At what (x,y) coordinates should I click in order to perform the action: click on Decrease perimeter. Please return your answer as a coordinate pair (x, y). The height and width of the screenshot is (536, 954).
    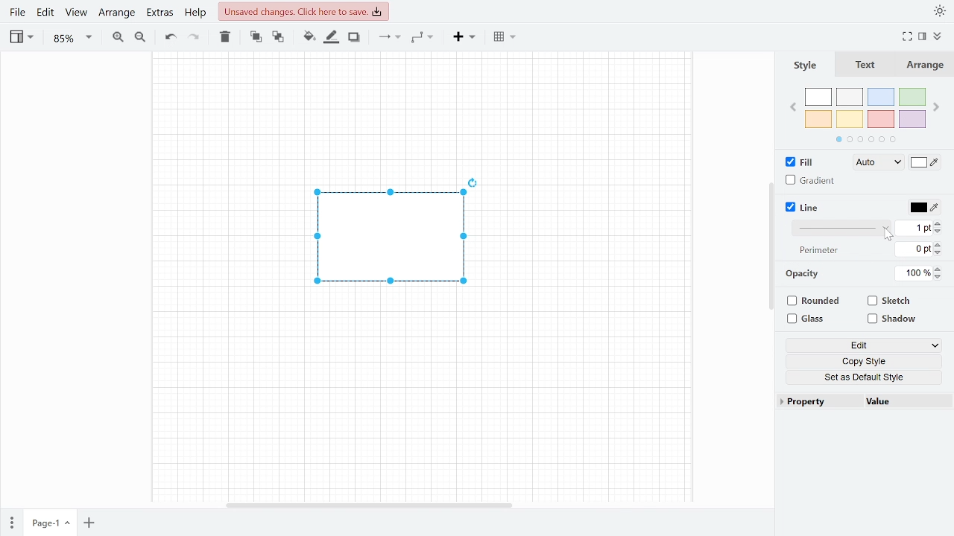
    Looking at the image, I should click on (941, 253).